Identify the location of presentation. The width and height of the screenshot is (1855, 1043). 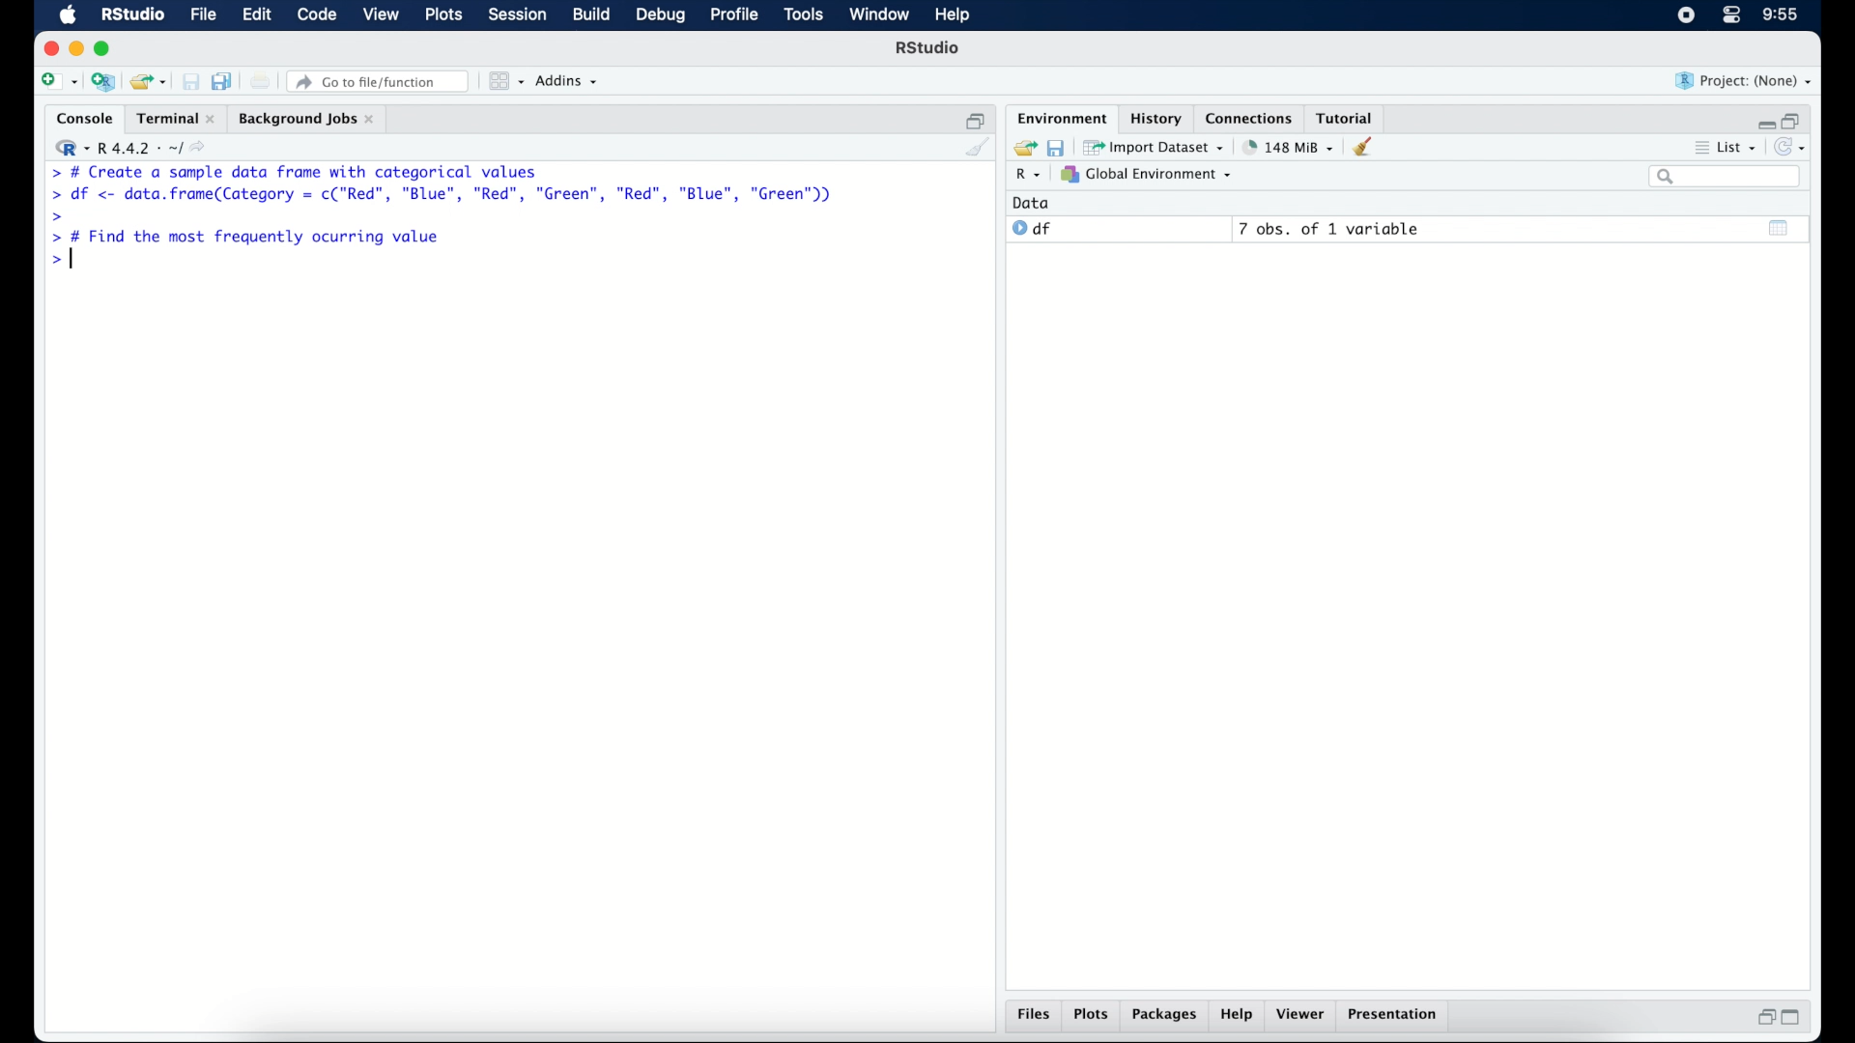
(1397, 1016).